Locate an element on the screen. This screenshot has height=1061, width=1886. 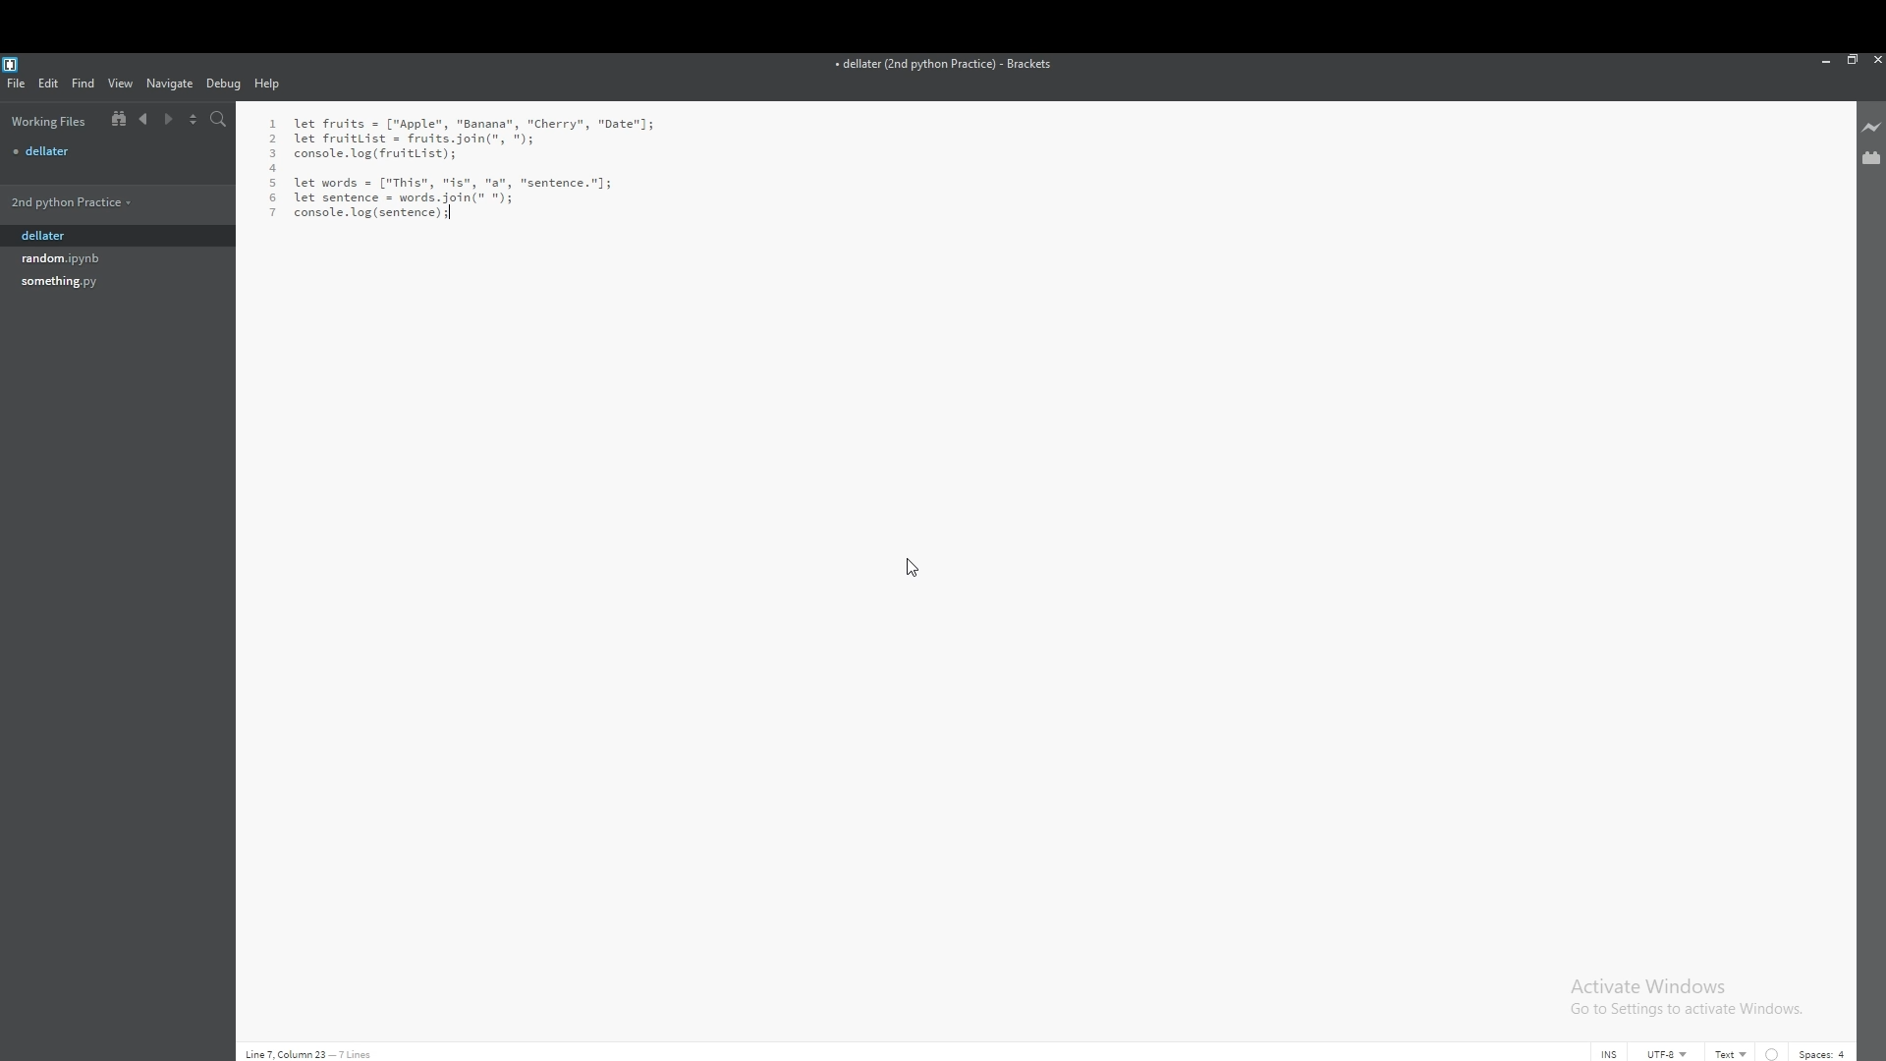
indent is located at coordinates (1772, 1053).